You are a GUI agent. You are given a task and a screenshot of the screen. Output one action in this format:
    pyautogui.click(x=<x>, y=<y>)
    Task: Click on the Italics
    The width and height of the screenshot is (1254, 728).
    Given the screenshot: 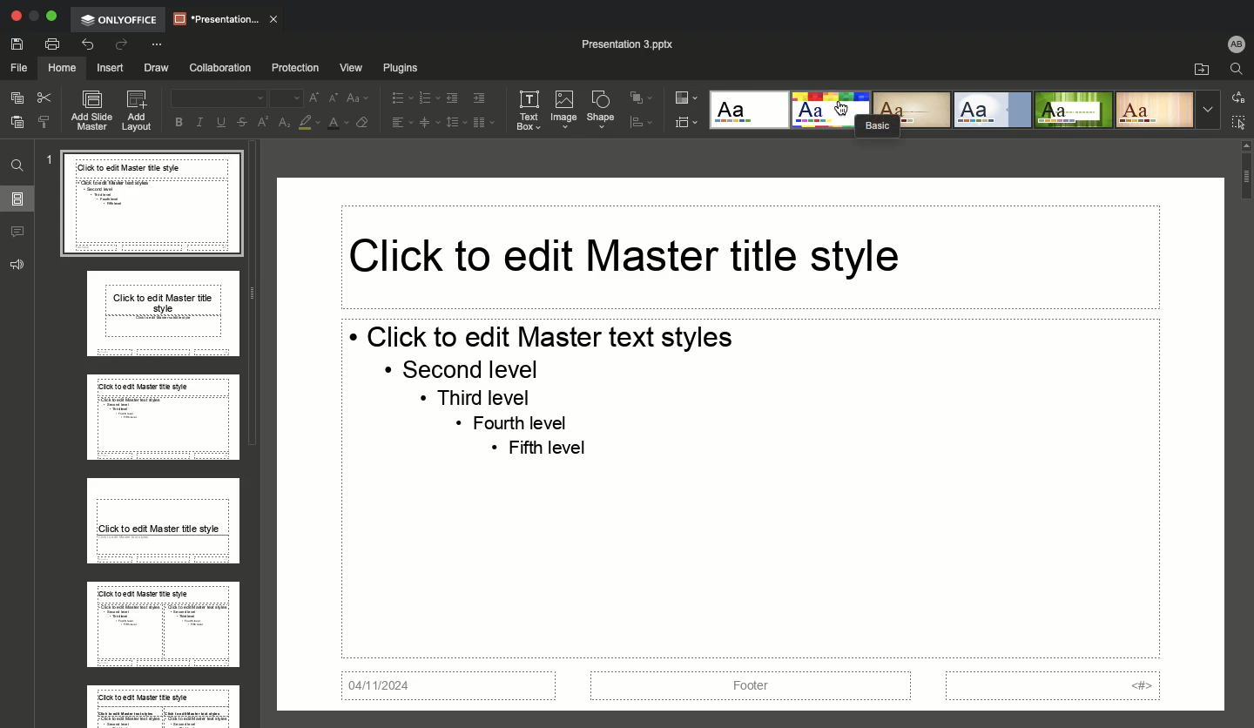 What is the action you would take?
    pyautogui.click(x=202, y=120)
    